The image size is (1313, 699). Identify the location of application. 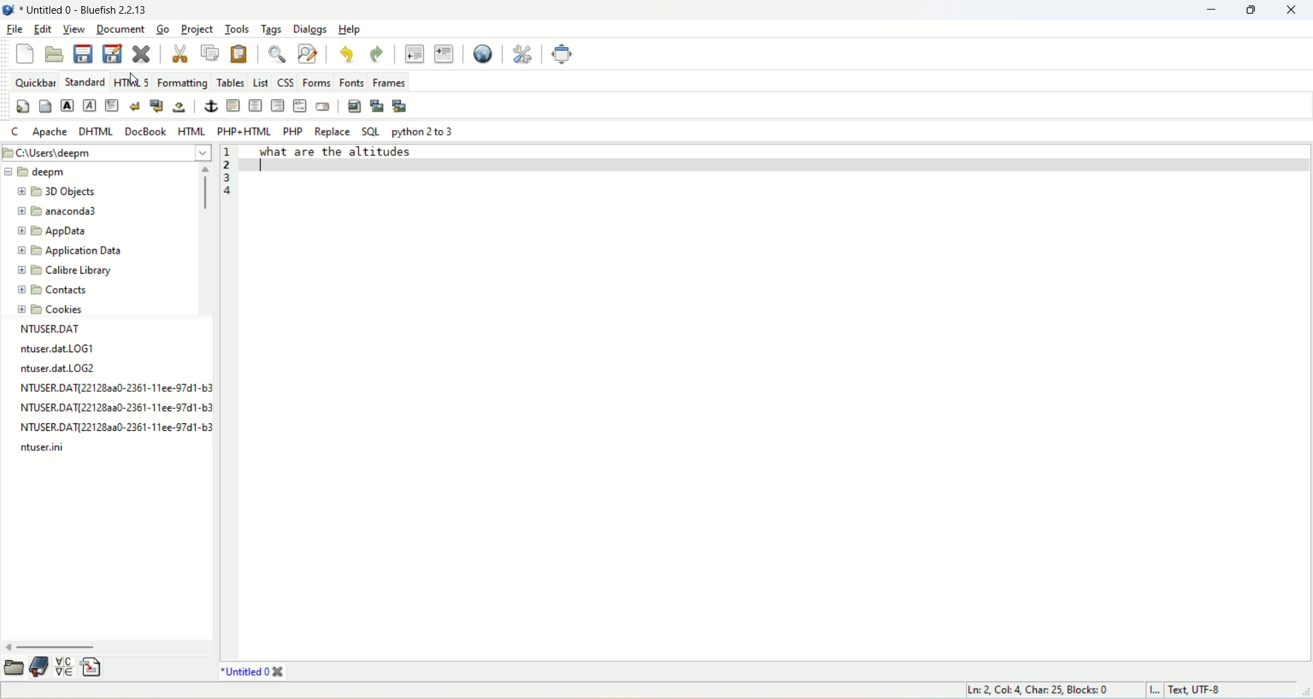
(71, 252).